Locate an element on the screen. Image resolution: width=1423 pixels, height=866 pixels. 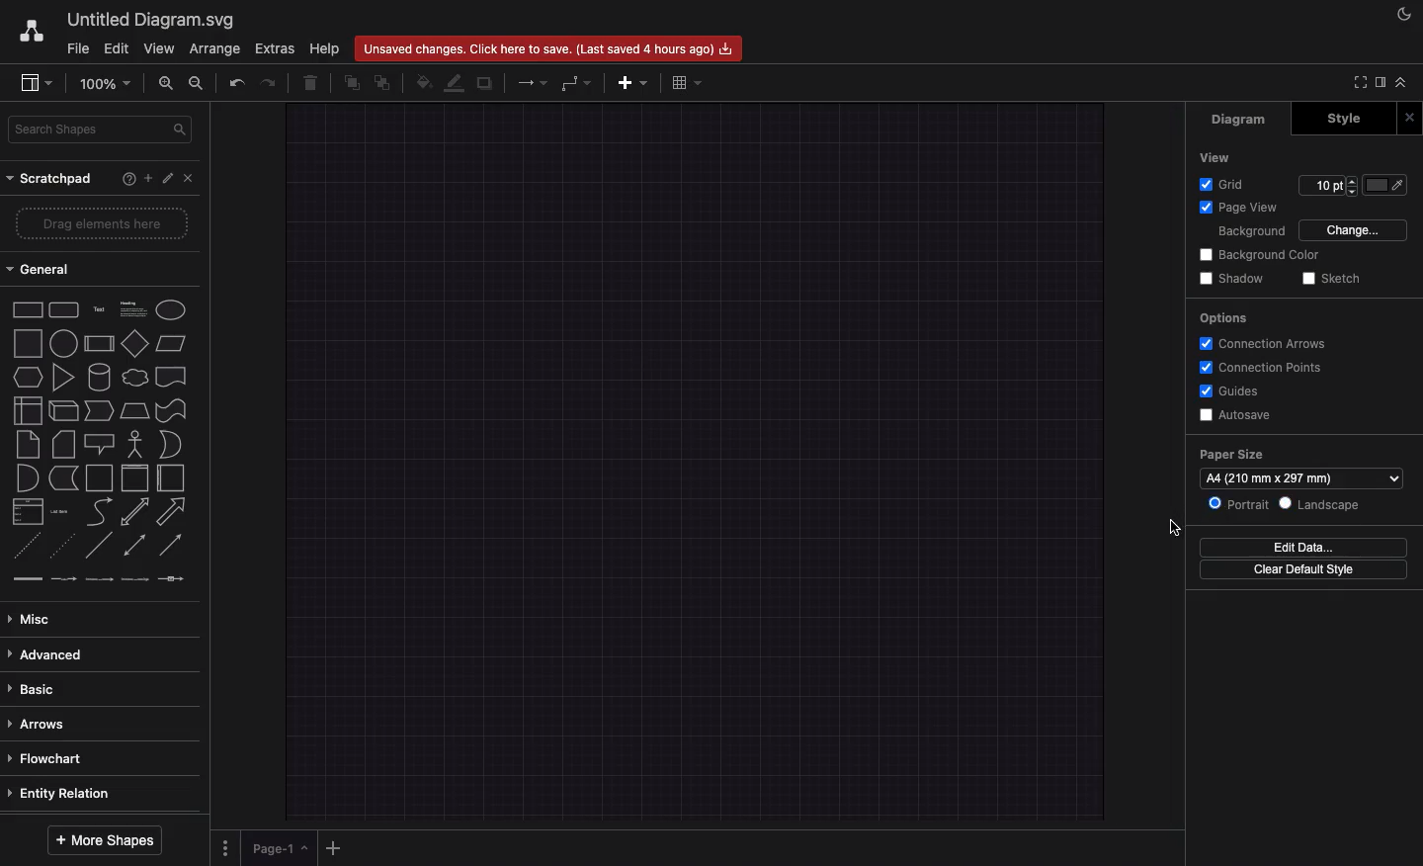
Diagram is located at coordinates (1240, 119).